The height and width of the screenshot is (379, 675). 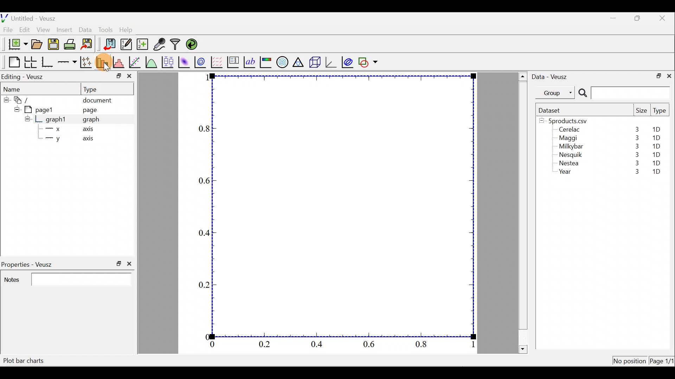 What do you see at coordinates (106, 63) in the screenshot?
I see `Cursor` at bounding box center [106, 63].